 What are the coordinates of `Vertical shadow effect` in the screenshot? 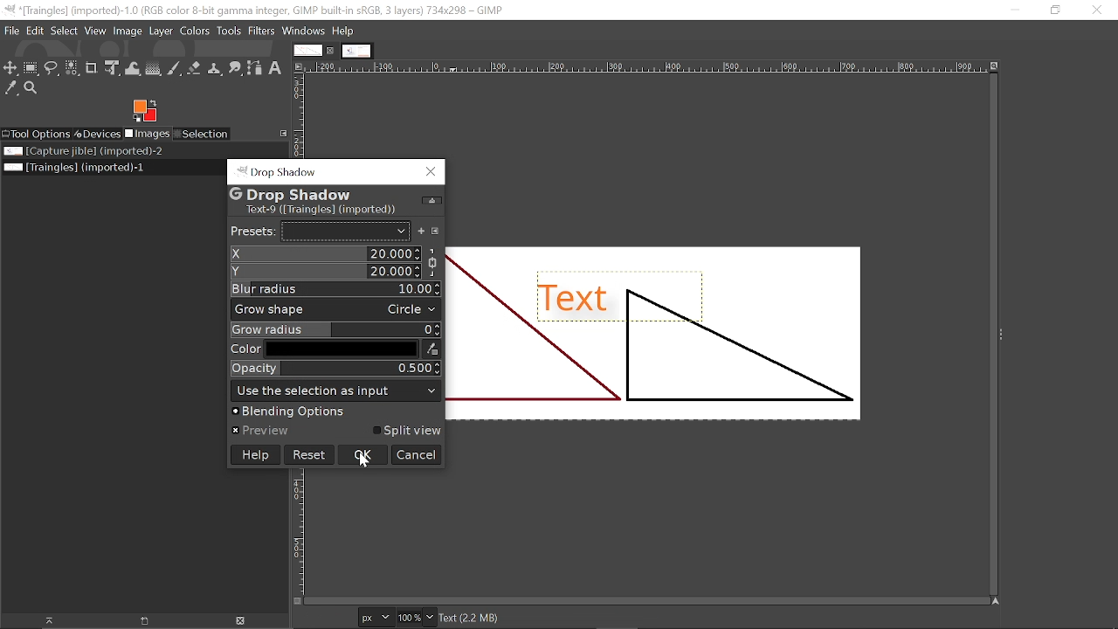 It's located at (325, 272).